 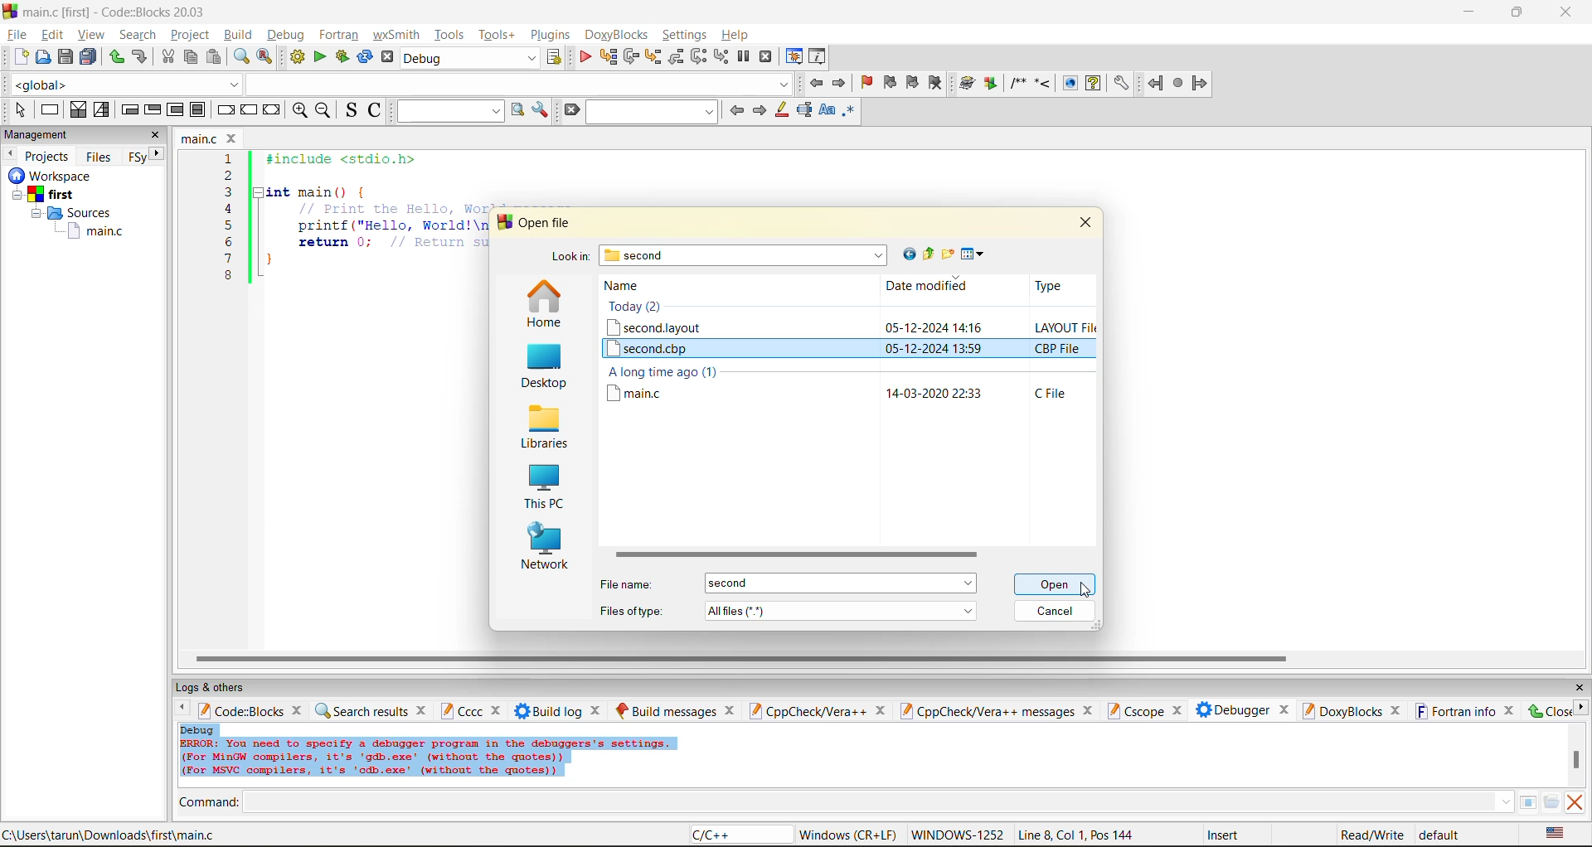 What do you see at coordinates (1396, 711) in the screenshot?
I see `close` at bounding box center [1396, 711].